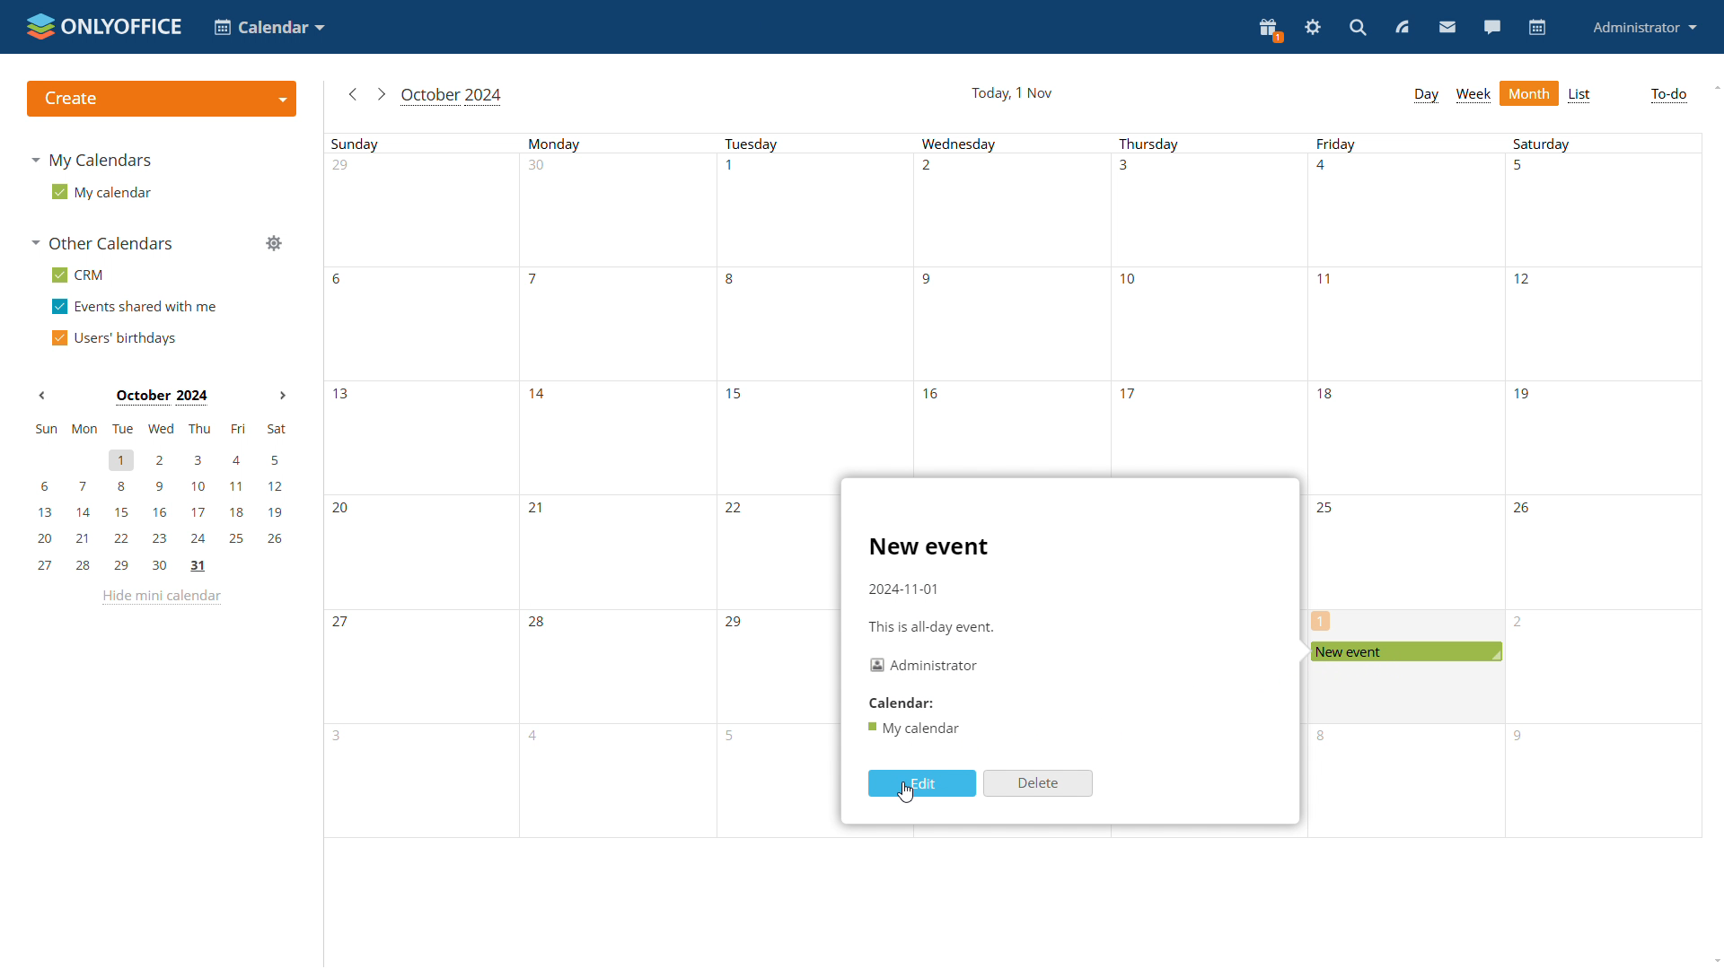 The width and height of the screenshot is (1724, 969). I want to click on edit, so click(922, 782).